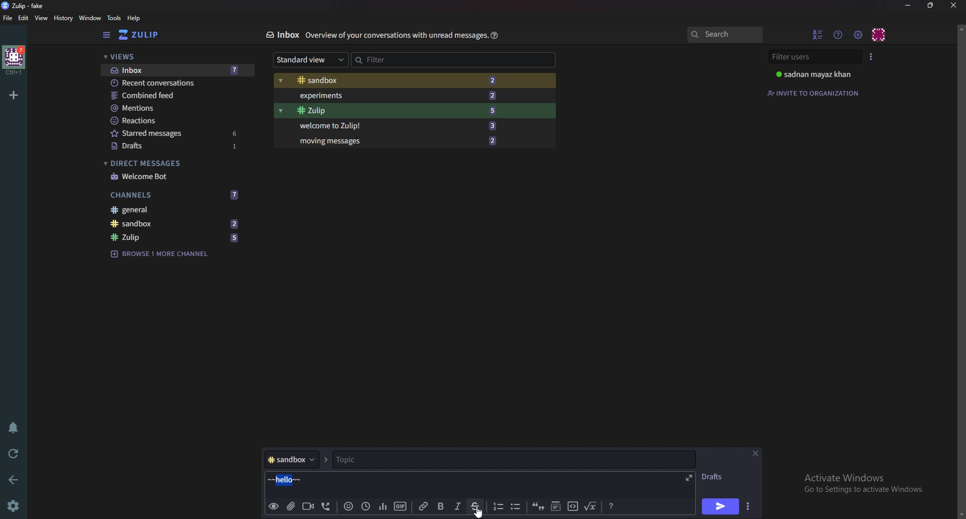 This screenshot has width=966, height=519. What do you see at coordinates (517, 506) in the screenshot?
I see `Bullet list` at bounding box center [517, 506].